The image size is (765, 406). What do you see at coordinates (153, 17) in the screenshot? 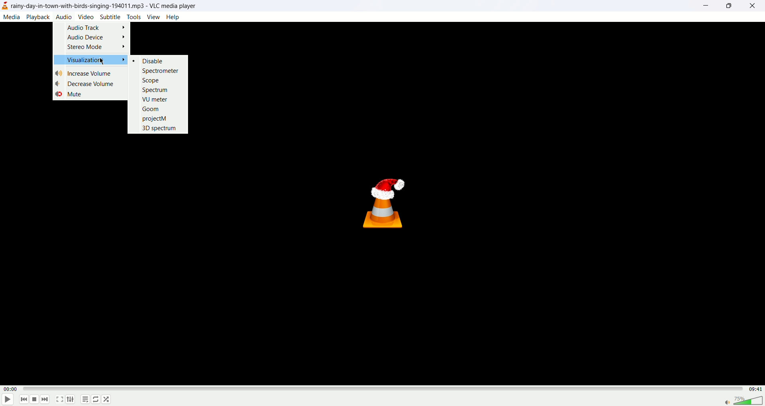
I see `view` at bounding box center [153, 17].